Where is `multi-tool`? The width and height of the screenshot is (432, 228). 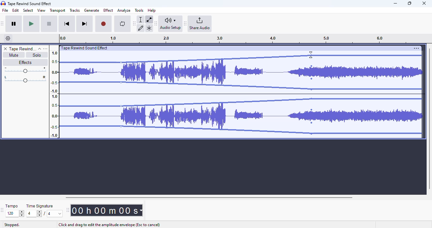 multi-tool is located at coordinates (149, 28).